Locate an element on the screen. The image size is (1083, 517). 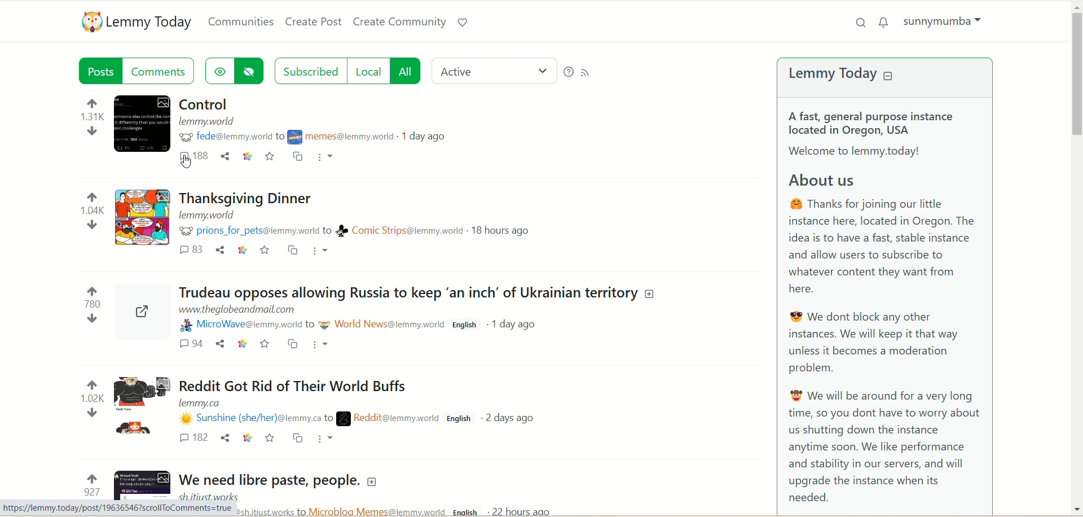
Post on "Thanksgiving Dinner" is located at coordinates (254, 198).